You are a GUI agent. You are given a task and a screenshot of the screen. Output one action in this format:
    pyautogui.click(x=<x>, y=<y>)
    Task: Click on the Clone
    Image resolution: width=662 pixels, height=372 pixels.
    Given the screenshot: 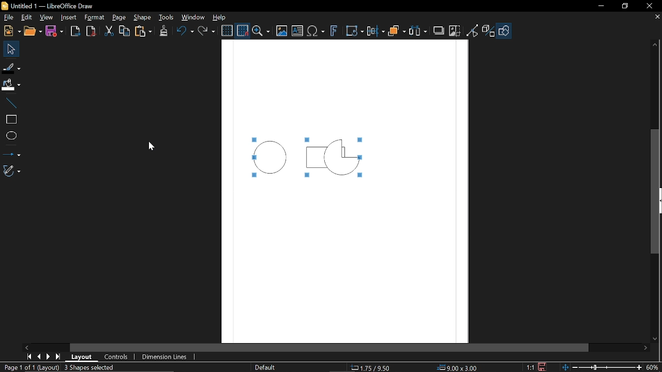 What is the action you would take?
    pyautogui.click(x=163, y=32)
    